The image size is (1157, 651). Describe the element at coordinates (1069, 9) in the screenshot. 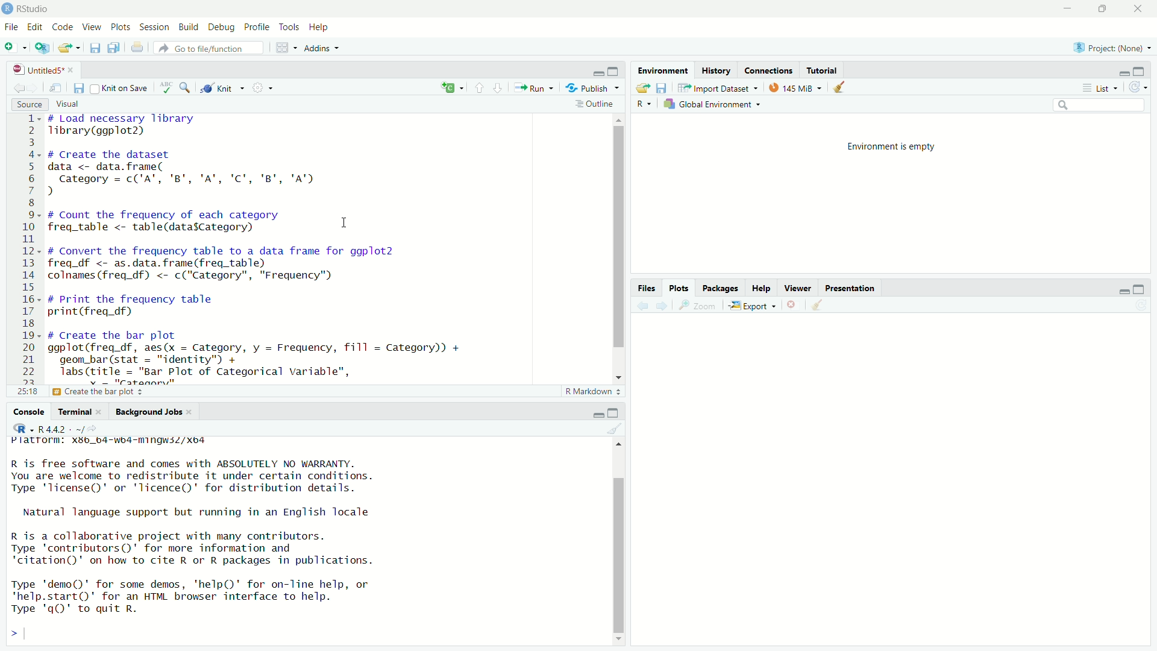

I see `minimize` at that location.